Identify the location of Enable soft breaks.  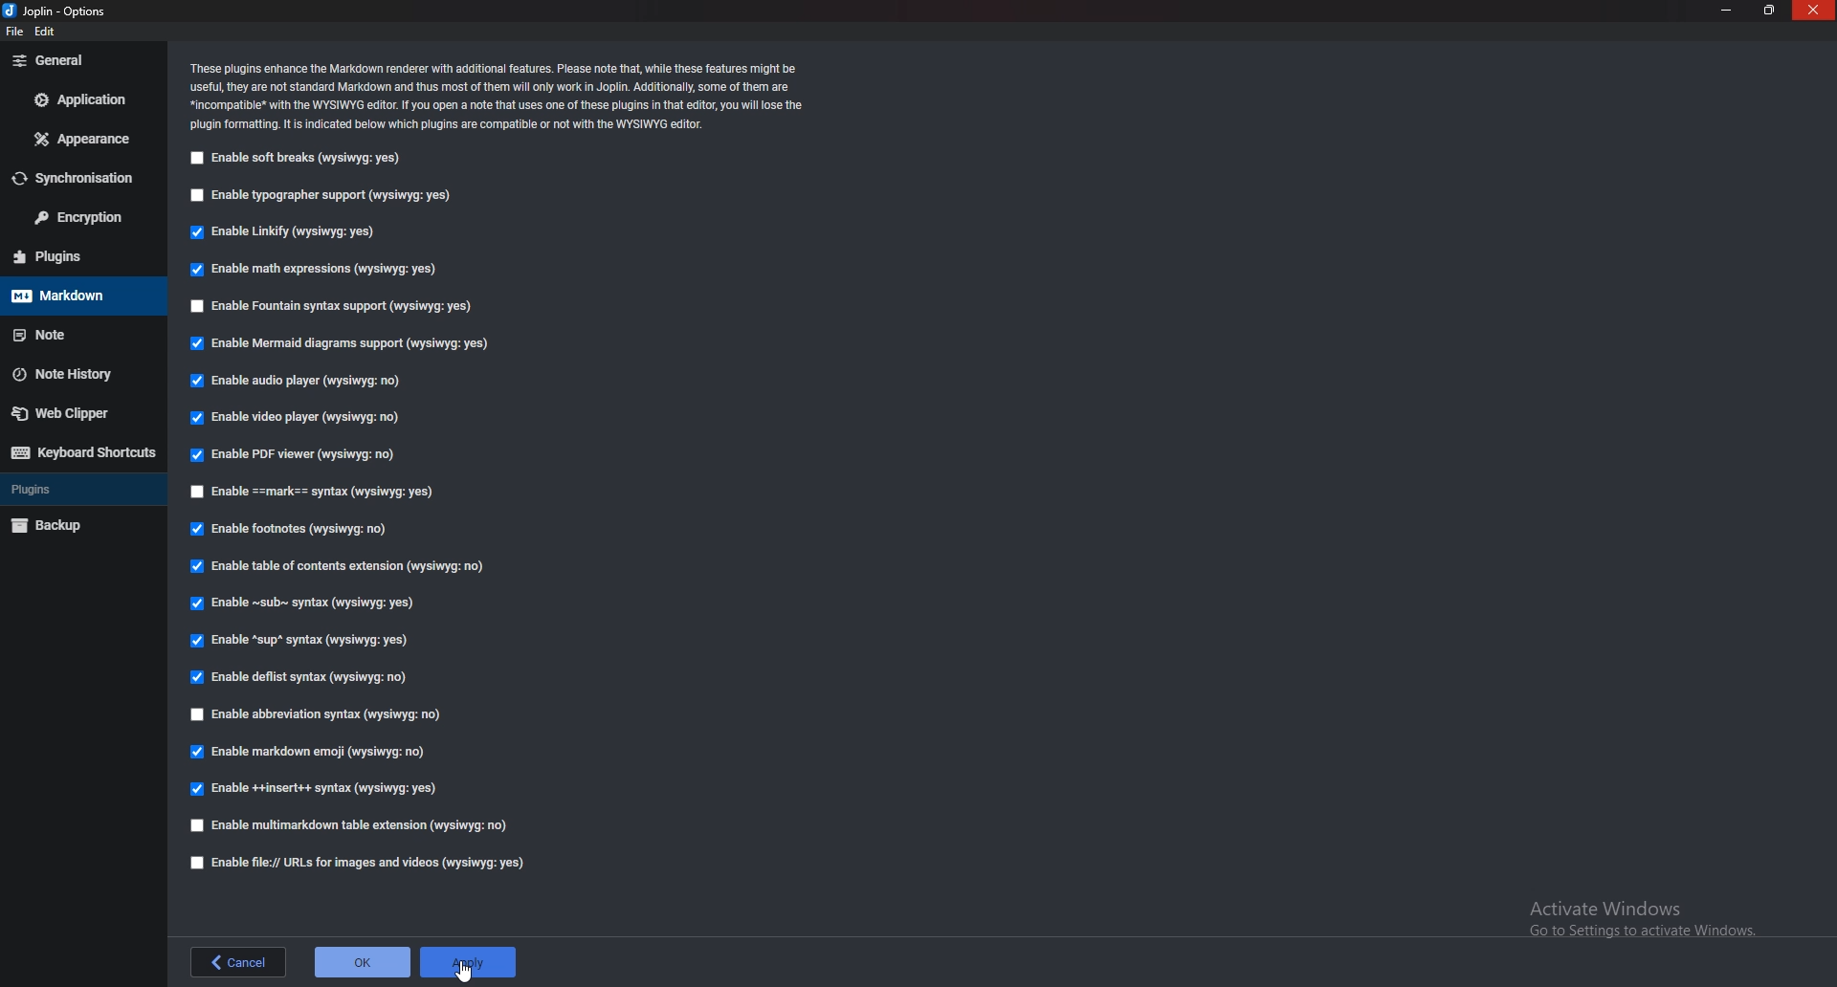
(299, 160).